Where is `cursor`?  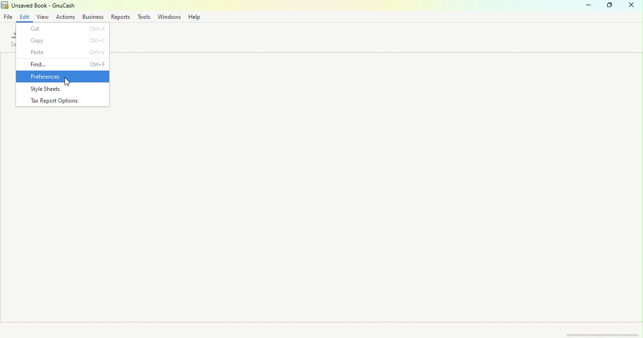 cursor is located at coordinates (67, 82).